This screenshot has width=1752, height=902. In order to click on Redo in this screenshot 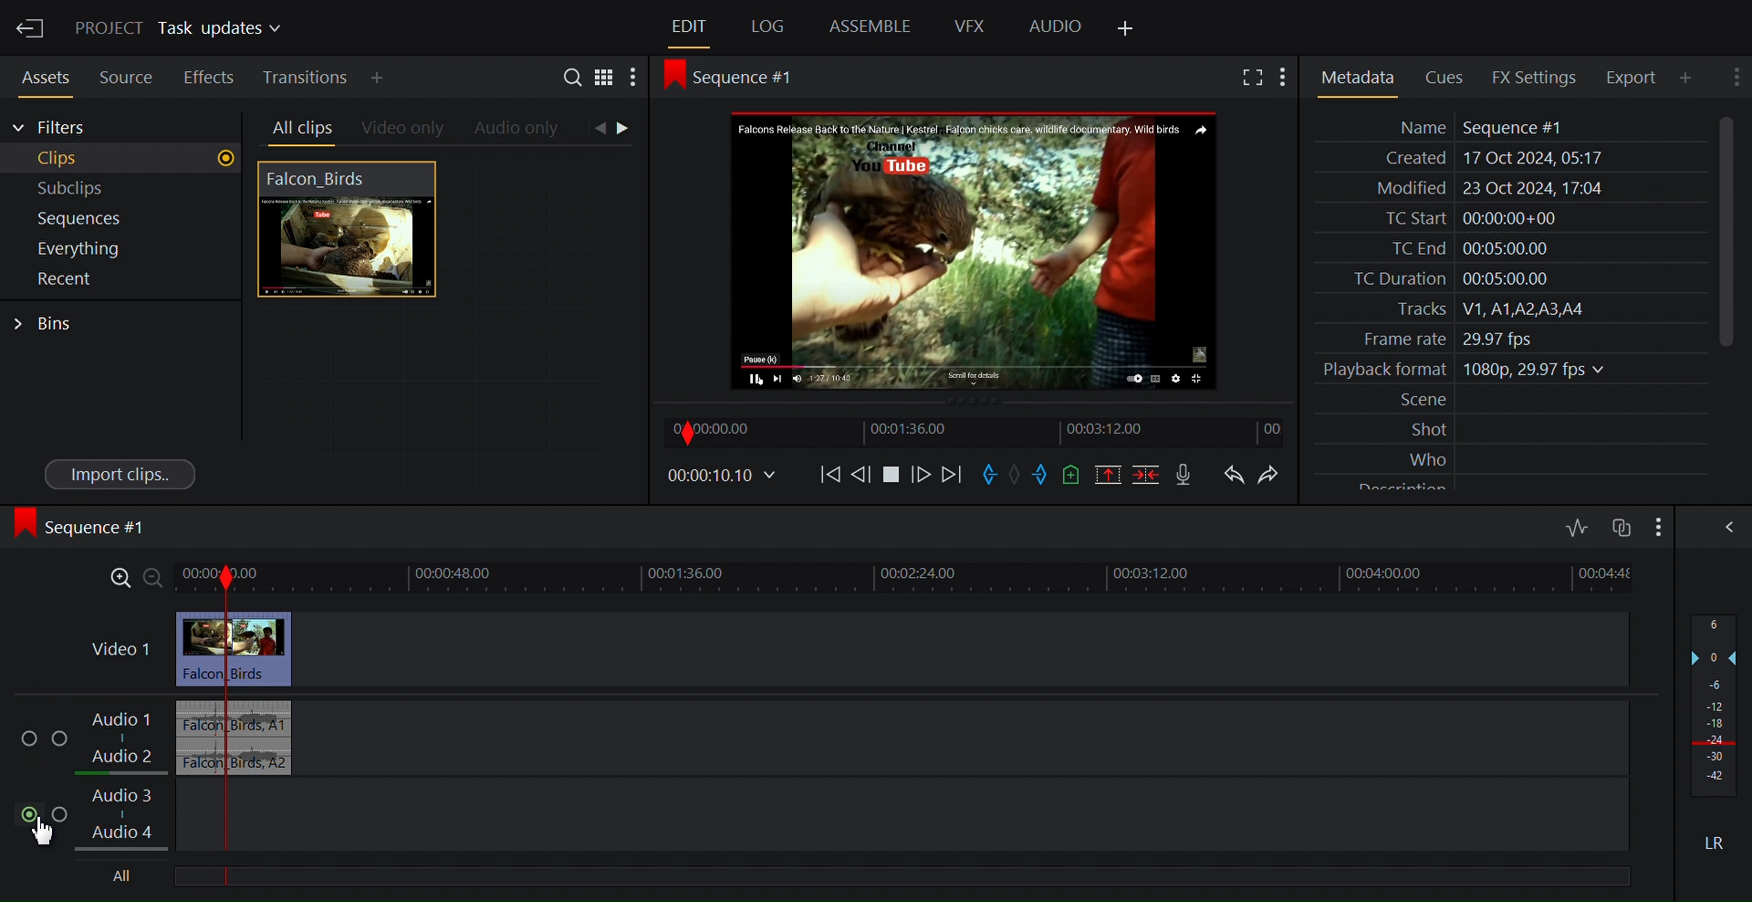, I will do `click(1275, 475)`.